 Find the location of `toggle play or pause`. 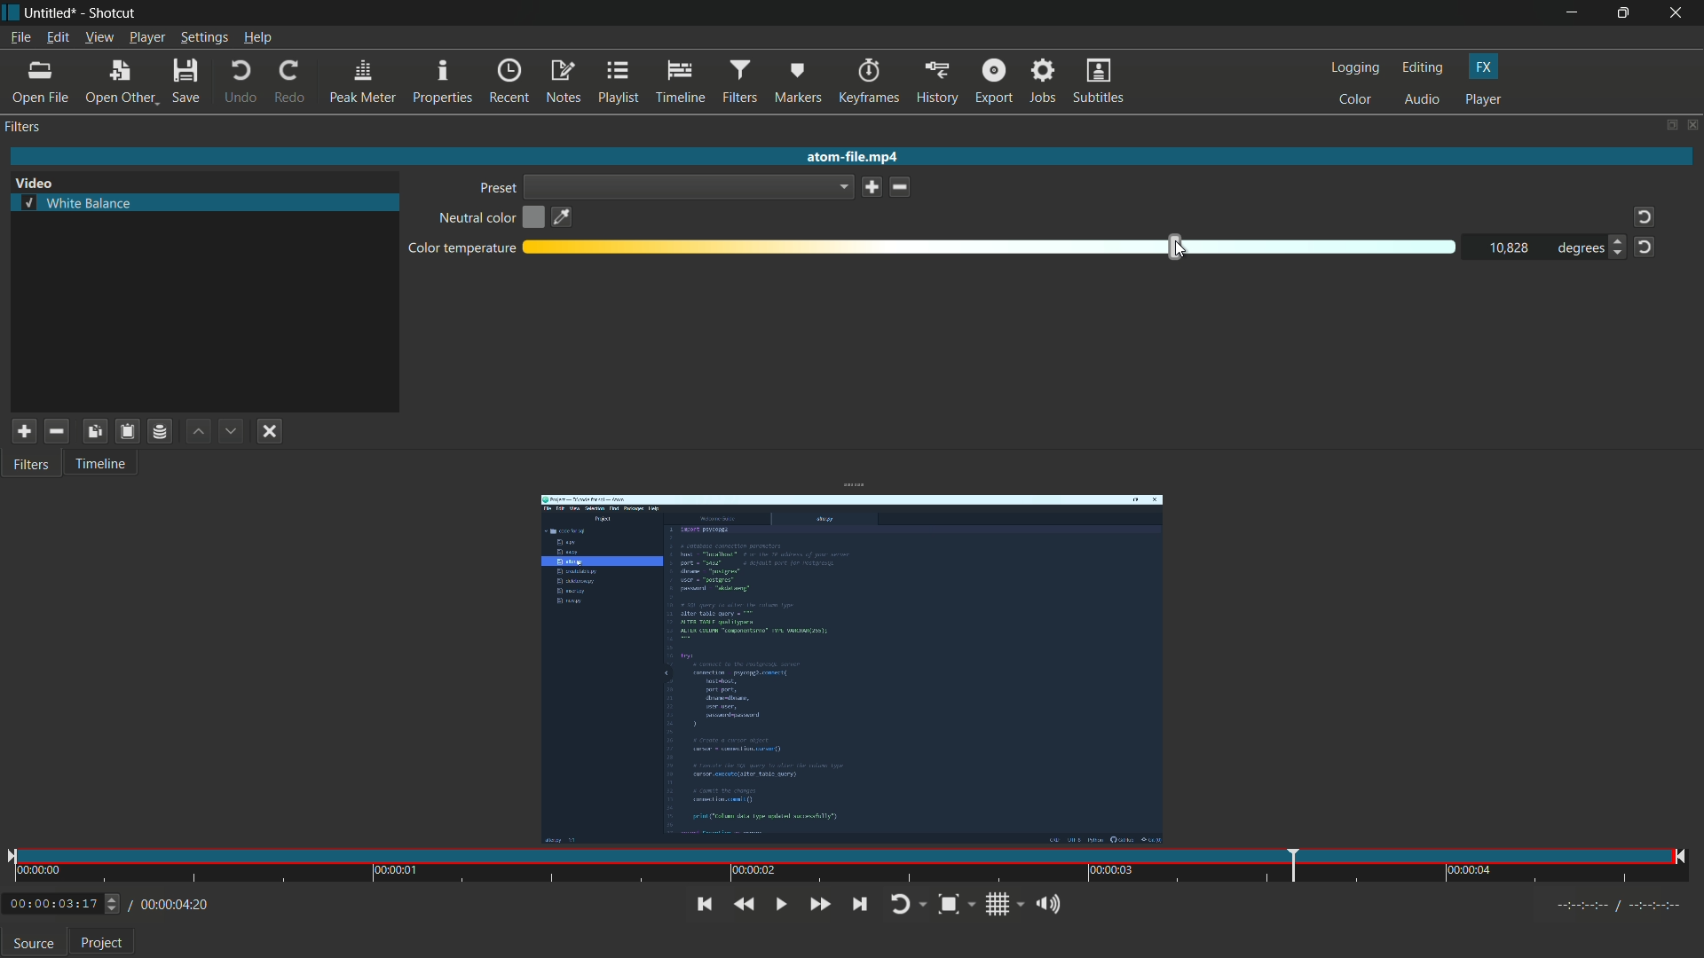

toggle play or pause is located at coordinates (778, 905).